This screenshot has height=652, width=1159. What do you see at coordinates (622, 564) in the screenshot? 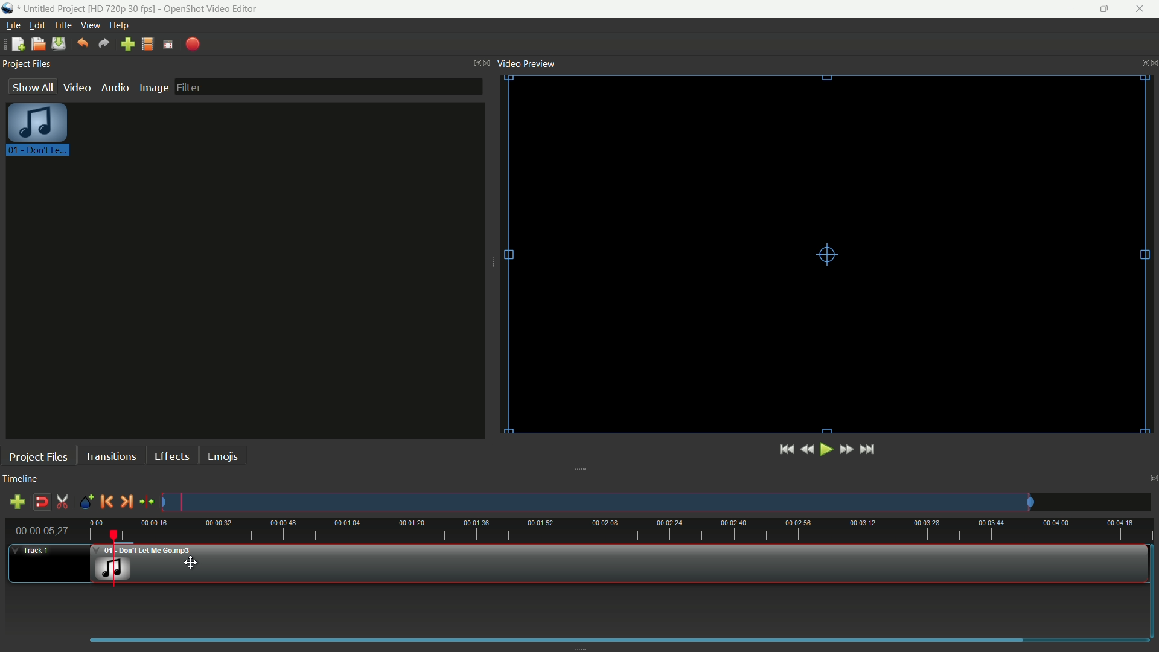
I see `video in timeline` at bounding box center [622, 564].